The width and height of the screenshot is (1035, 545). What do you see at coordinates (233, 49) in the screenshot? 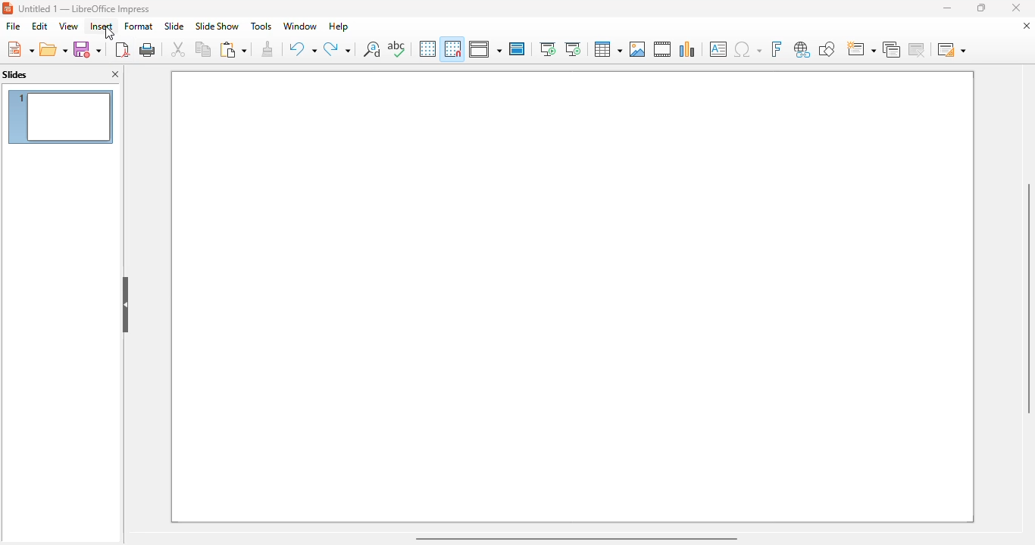
I see `paste` at bounding box center [233, 49].